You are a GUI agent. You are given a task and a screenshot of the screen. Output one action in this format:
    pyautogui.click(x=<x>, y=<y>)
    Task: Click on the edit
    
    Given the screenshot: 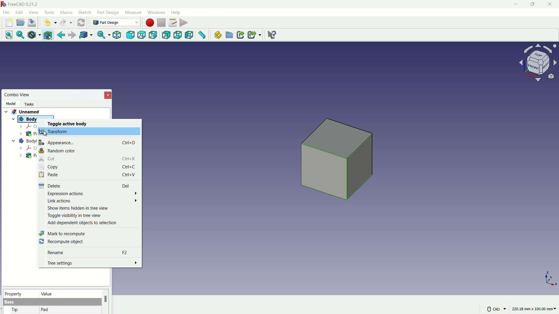 What is the action you would take?
    pyautogui.click(x=20, y=12)
    